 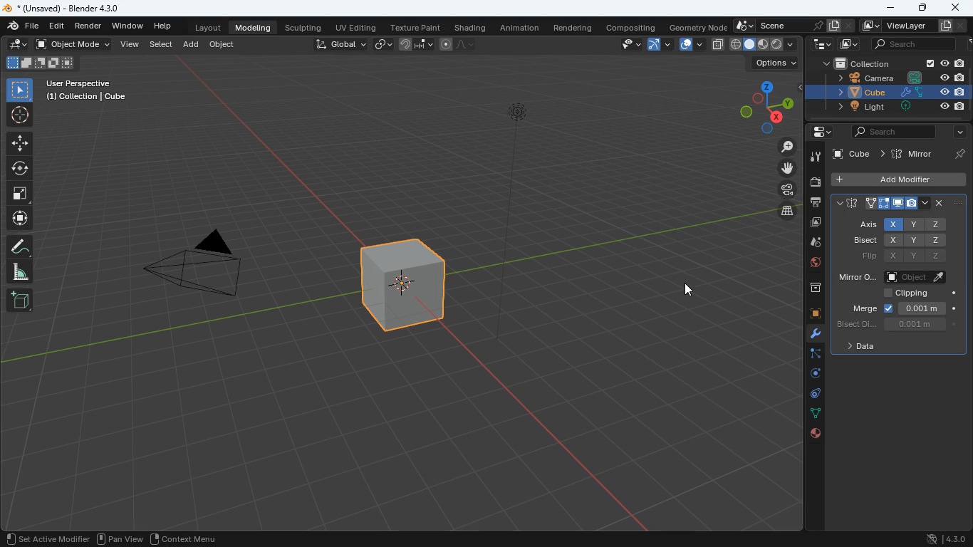 I want to click on aim, so click(x=19, y=118).